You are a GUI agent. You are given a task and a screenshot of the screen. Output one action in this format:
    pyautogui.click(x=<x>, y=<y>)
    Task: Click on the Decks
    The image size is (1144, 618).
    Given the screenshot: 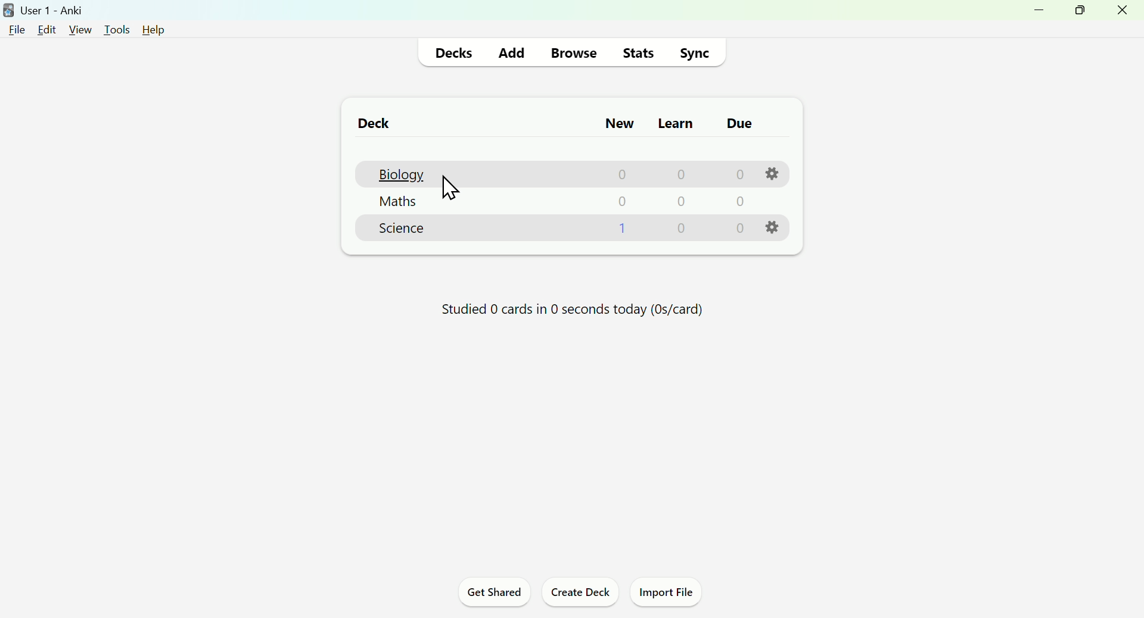 What is the action you would take?
    pyautogui.click(x=454, y=53)
    